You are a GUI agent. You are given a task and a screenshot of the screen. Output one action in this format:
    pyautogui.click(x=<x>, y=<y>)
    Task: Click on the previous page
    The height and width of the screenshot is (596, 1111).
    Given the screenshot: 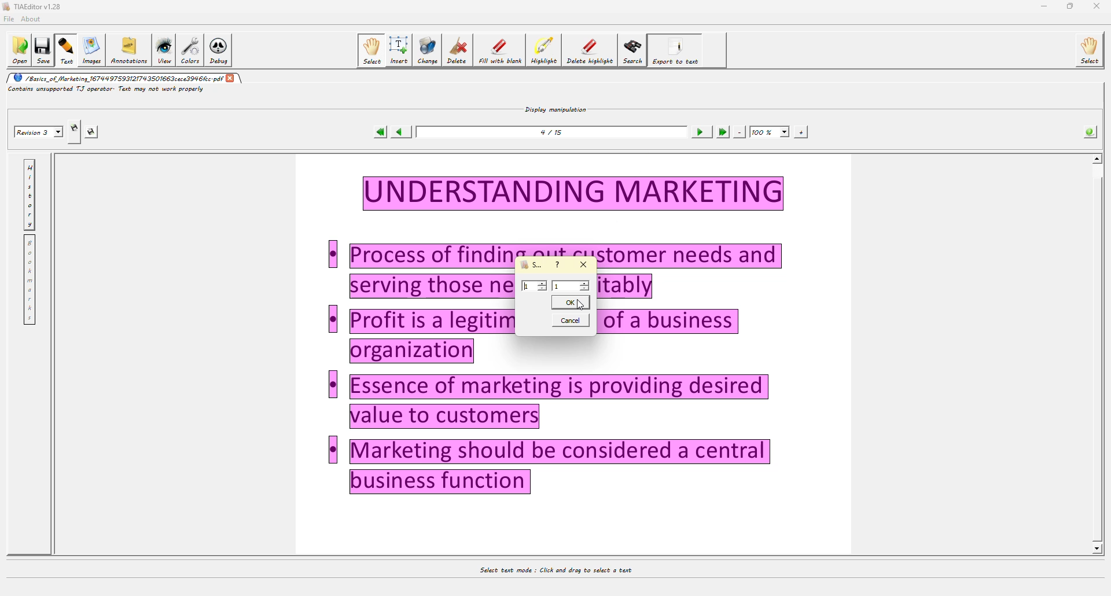 What is the action you would take?
    pyautogui.click(x=400, y=133)
    